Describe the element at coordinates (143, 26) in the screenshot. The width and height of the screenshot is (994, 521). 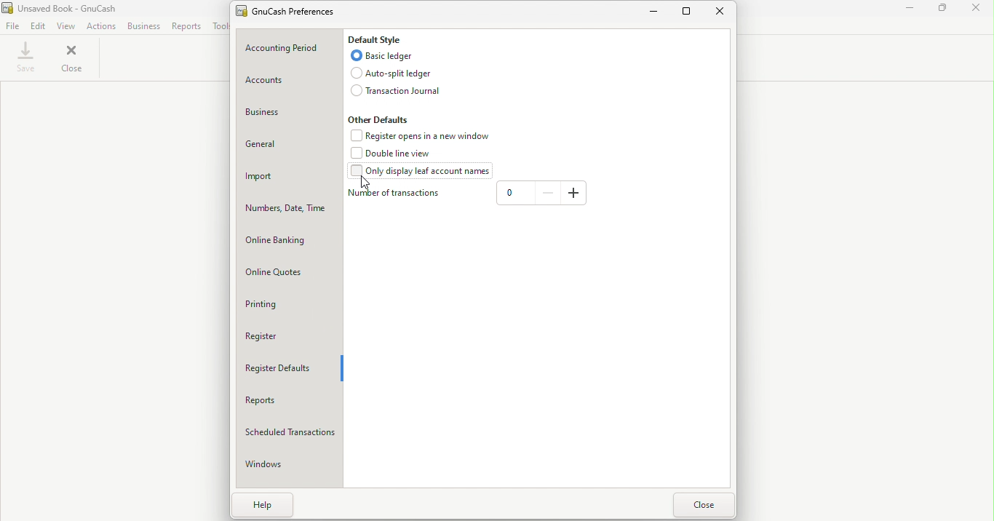
I see `Business` at that location.